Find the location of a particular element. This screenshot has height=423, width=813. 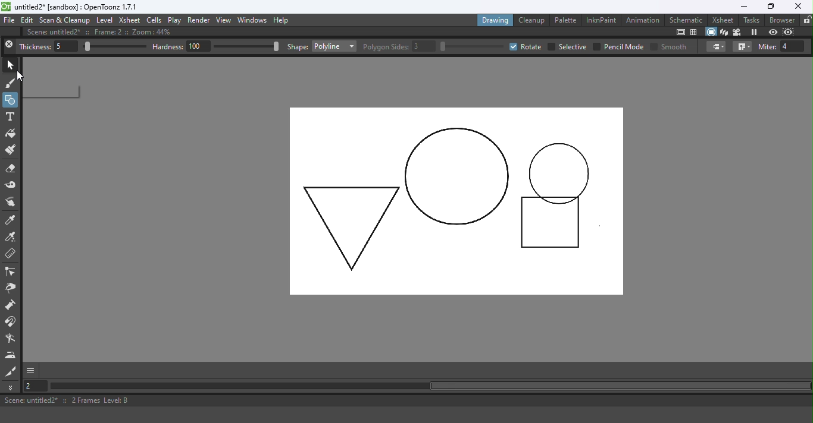

Drawing is located at coordinates (495, 20).